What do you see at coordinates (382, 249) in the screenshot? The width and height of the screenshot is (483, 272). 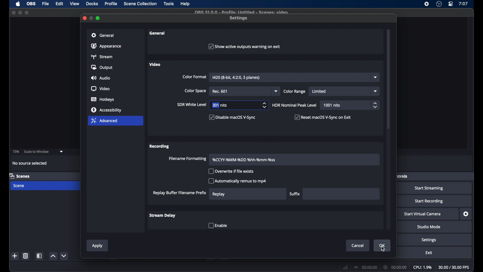 I see `cursor` at bounding box center [382, 249].